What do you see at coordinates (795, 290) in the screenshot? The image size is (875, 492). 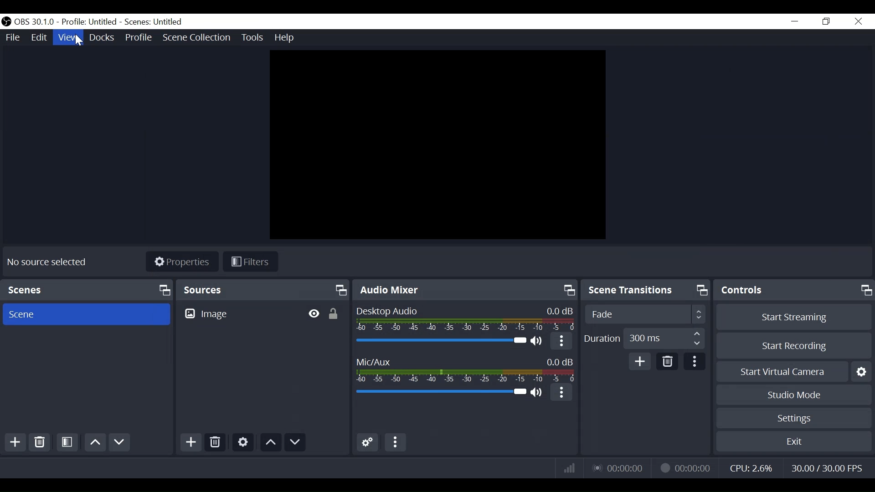 I see `Controls` at bounding box center [795, 290].